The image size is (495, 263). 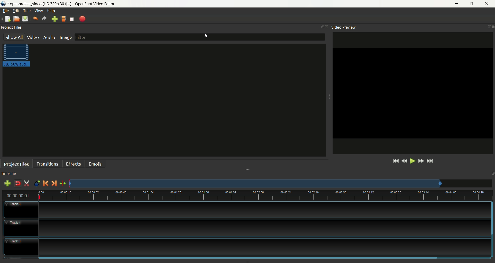 I want to click on track5, so click(x=21, y=210).